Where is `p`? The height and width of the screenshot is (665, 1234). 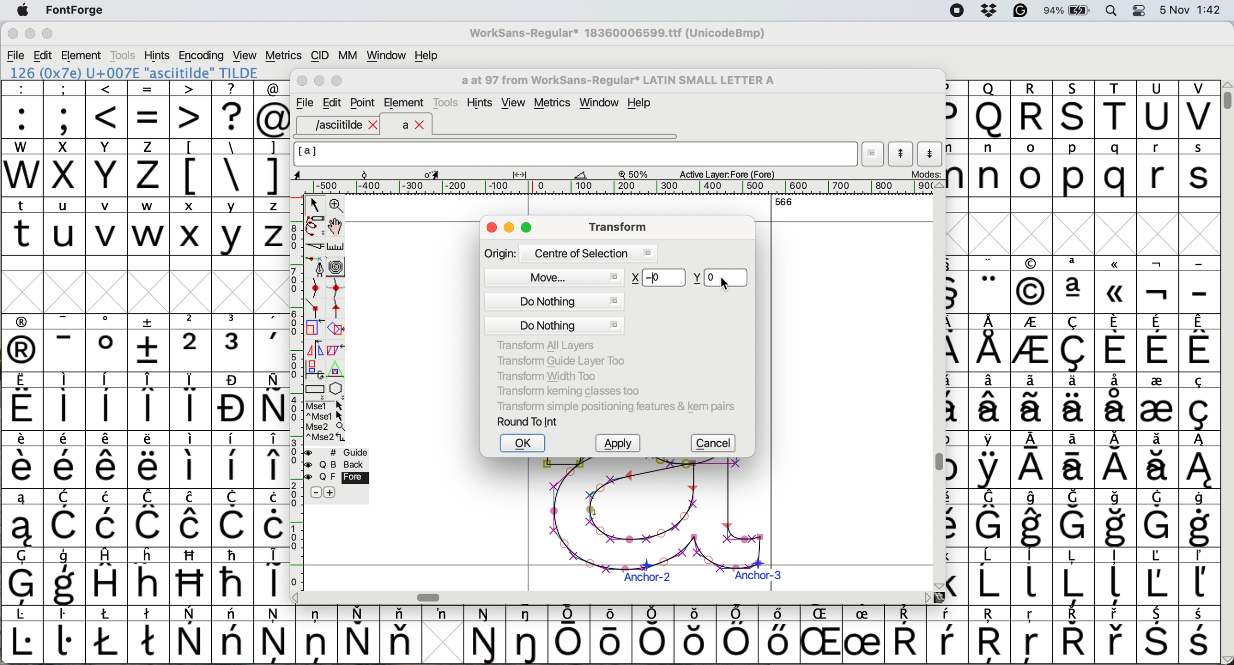 p is located at coordinates (1074, 170).